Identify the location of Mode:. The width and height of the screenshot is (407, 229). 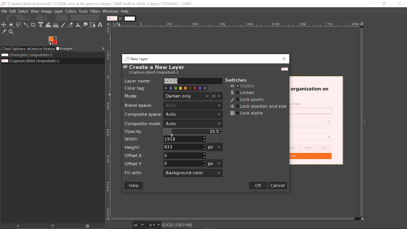
(132, 97).